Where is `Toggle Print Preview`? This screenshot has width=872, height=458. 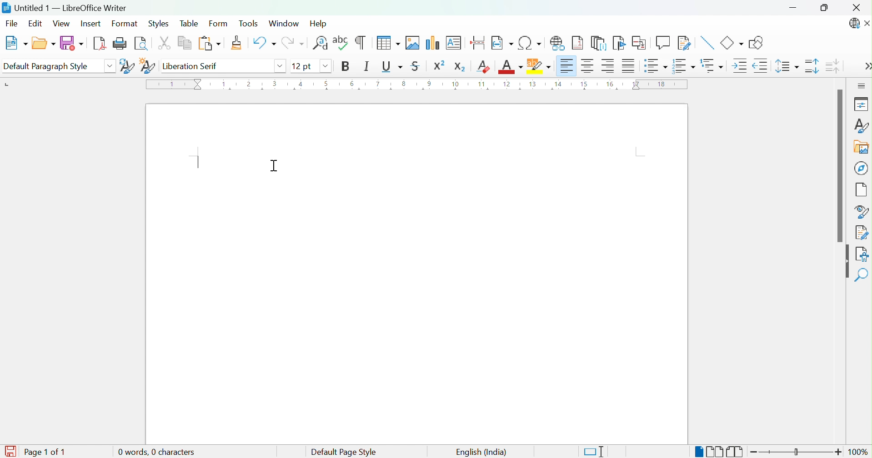
Toggle Print Preview is located at coordinates (143, 44).